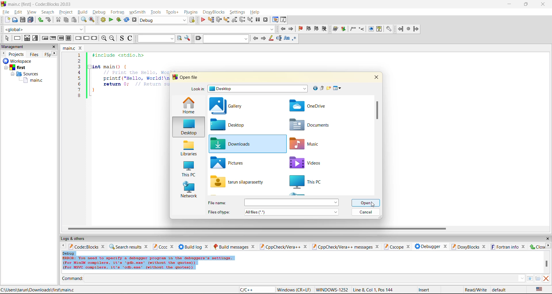  I want to click on gallery, so click(228, 106).